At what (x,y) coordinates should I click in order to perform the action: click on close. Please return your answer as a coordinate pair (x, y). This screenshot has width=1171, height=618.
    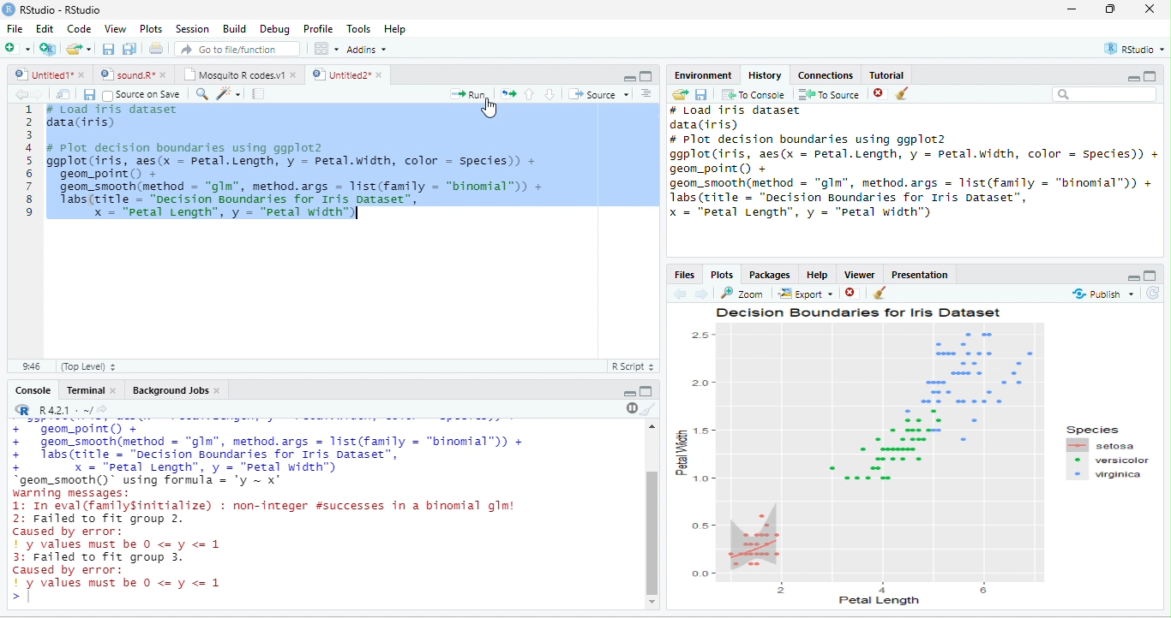
    Looking at the image, I should click on (850, 293).